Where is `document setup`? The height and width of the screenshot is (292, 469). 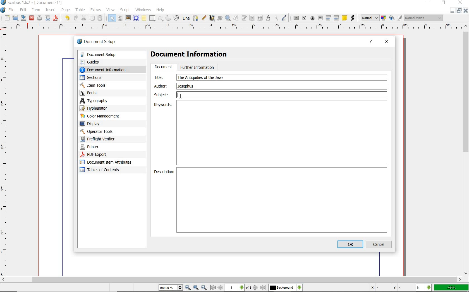 document setup is located at coordinates (107, 55).